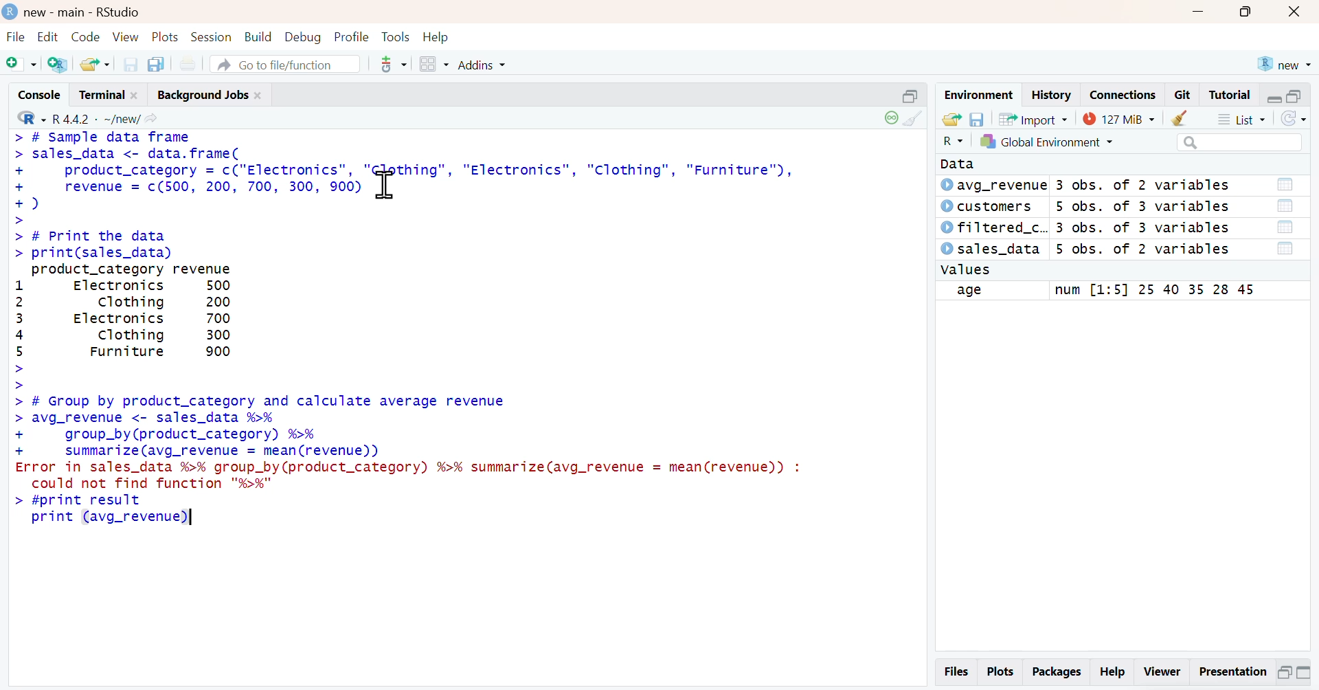 The width and height of the screenshot is (1319, 690). I want to click on Build, so click(260, 38).